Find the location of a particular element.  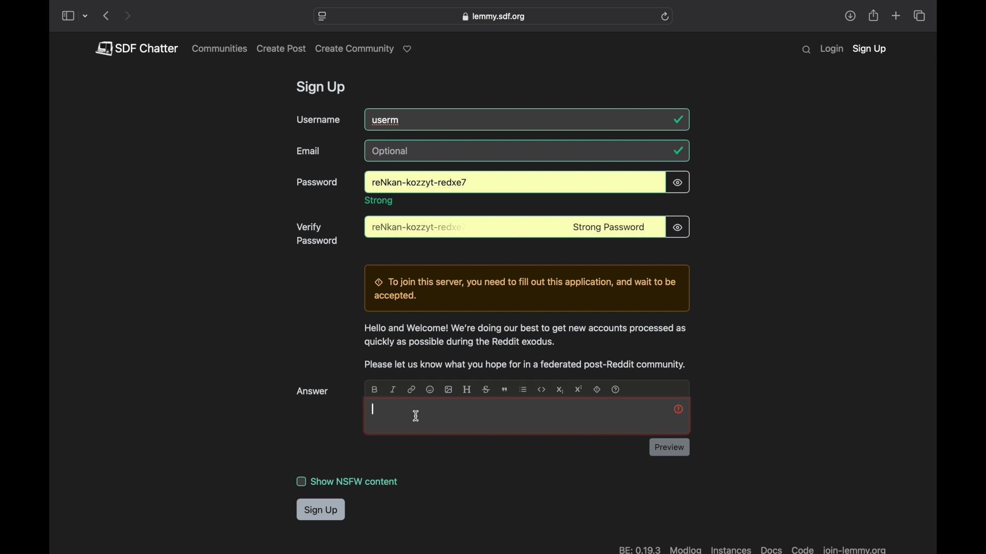

superscript is located at coordinates (578, 389).